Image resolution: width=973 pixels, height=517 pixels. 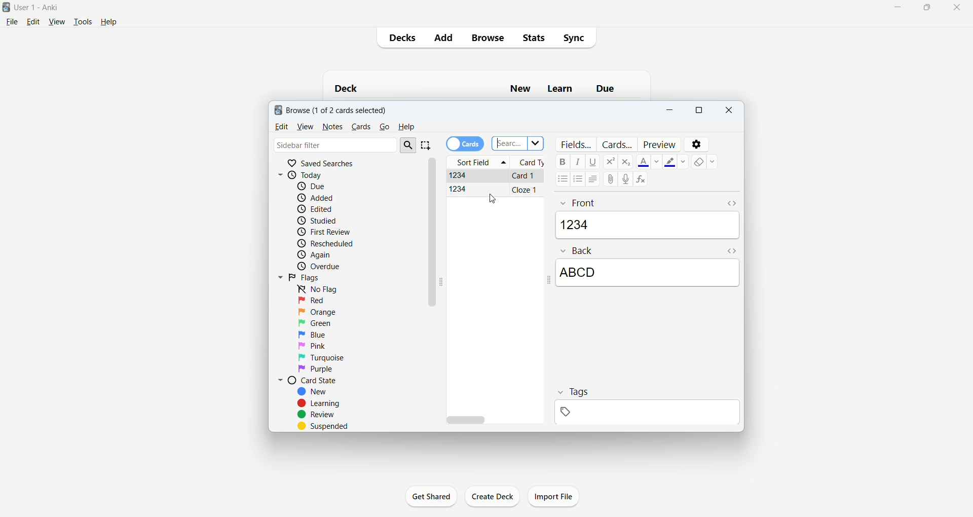 What do you see at coordinates (695, 143) in the screenshot?
I see `settings` at bounding box center [695, 143].